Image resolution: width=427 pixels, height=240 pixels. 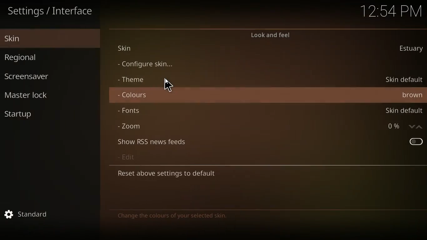 What do you see at coordinates (39, 76) in the screenshot?
I see `screensaver` at bounding box center [39, 76].